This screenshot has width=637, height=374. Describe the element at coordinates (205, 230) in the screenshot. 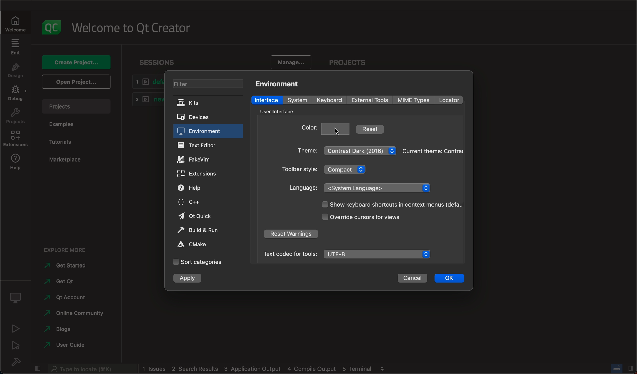

I see `build and run` at that location.